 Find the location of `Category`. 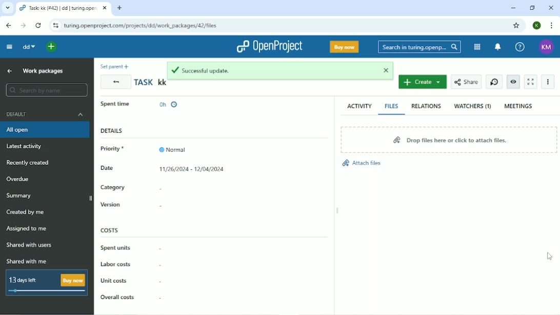

Category is located at coordinates (132, 188).